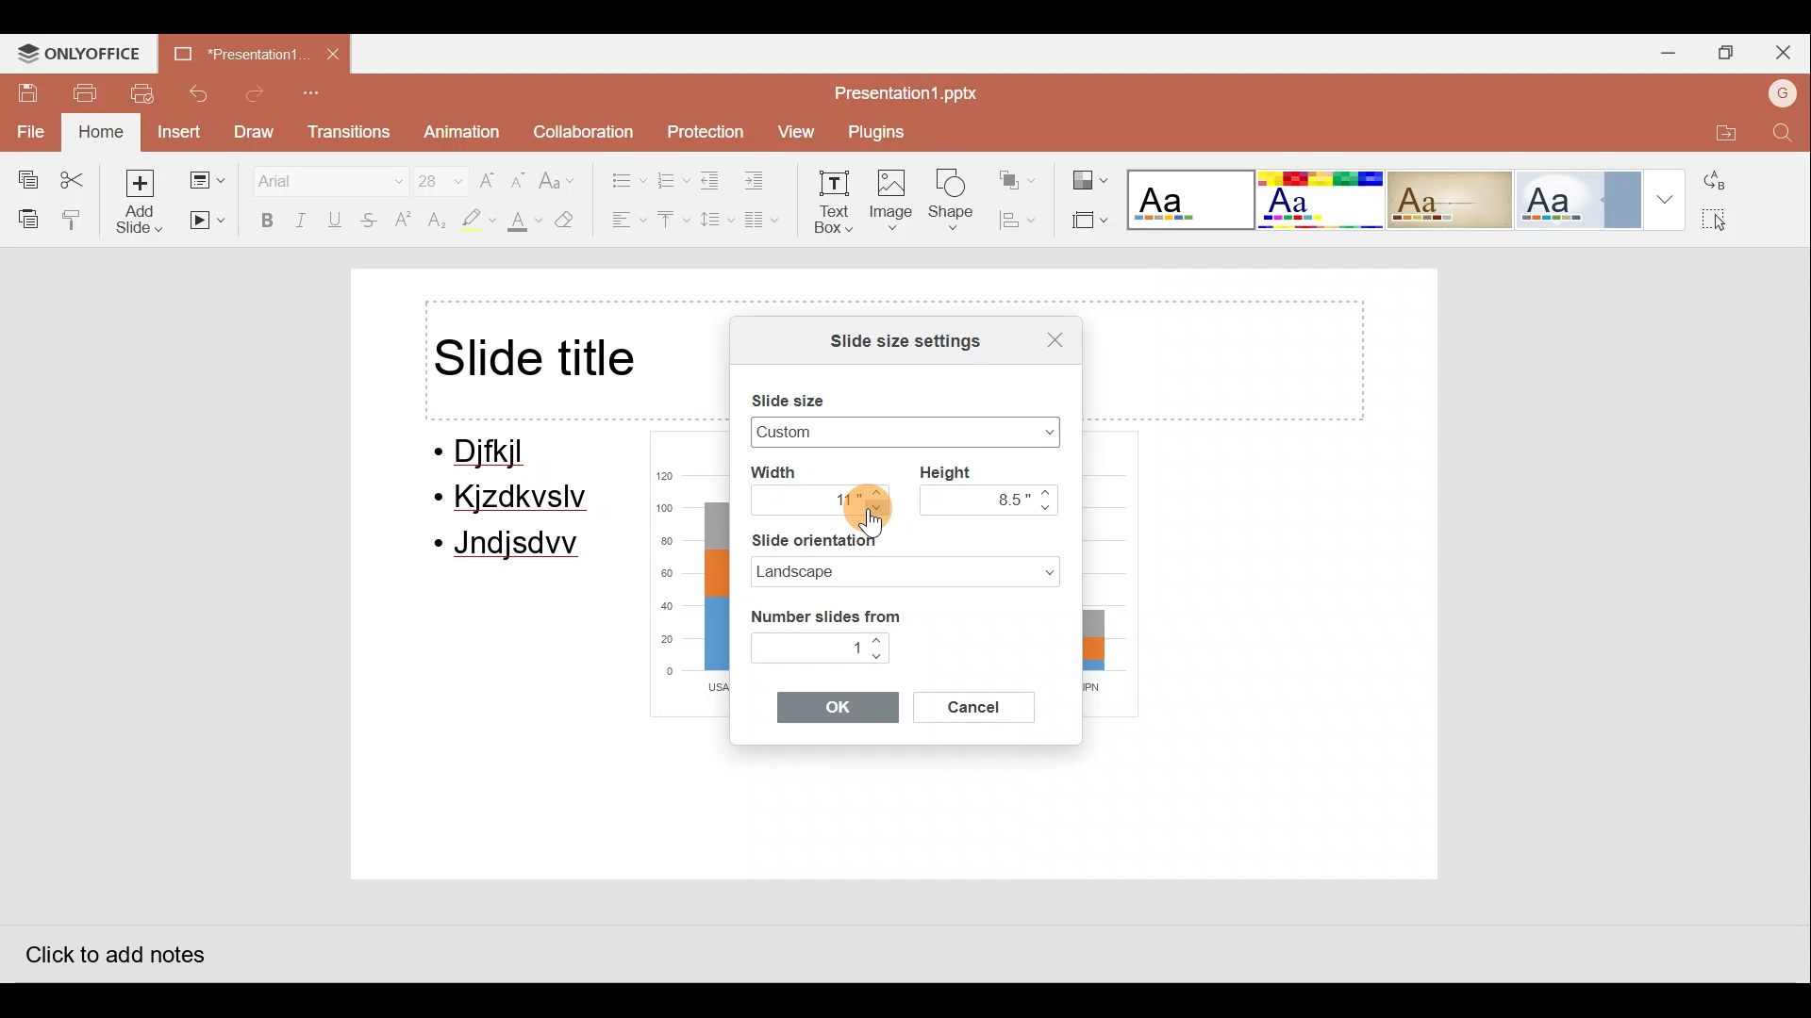 Image resolution: width=1811 pixels, height=1018 pixels. Describe the element at coordinates (879, 641) in the screenshot. I see `Navigate up` at that location.